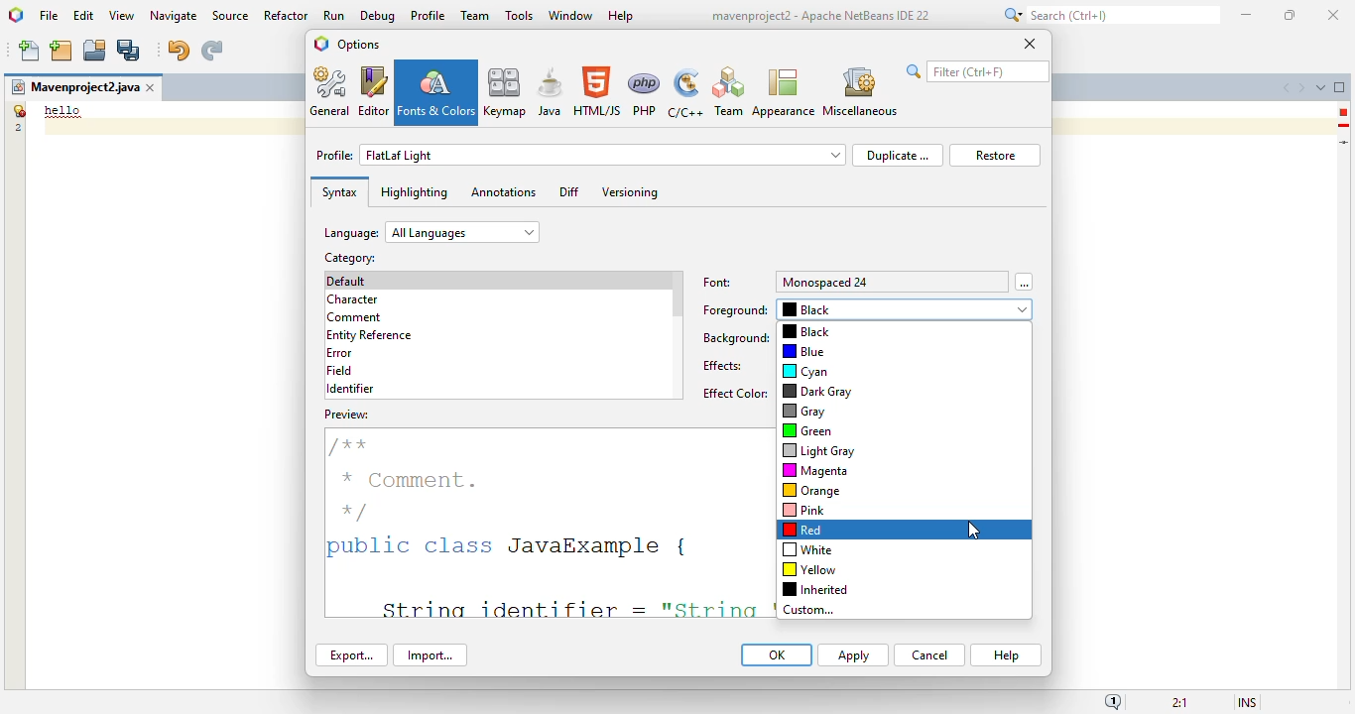  Describe the element at coordinates (897, 155) in the screenshot. I see `duplicate` at that location.